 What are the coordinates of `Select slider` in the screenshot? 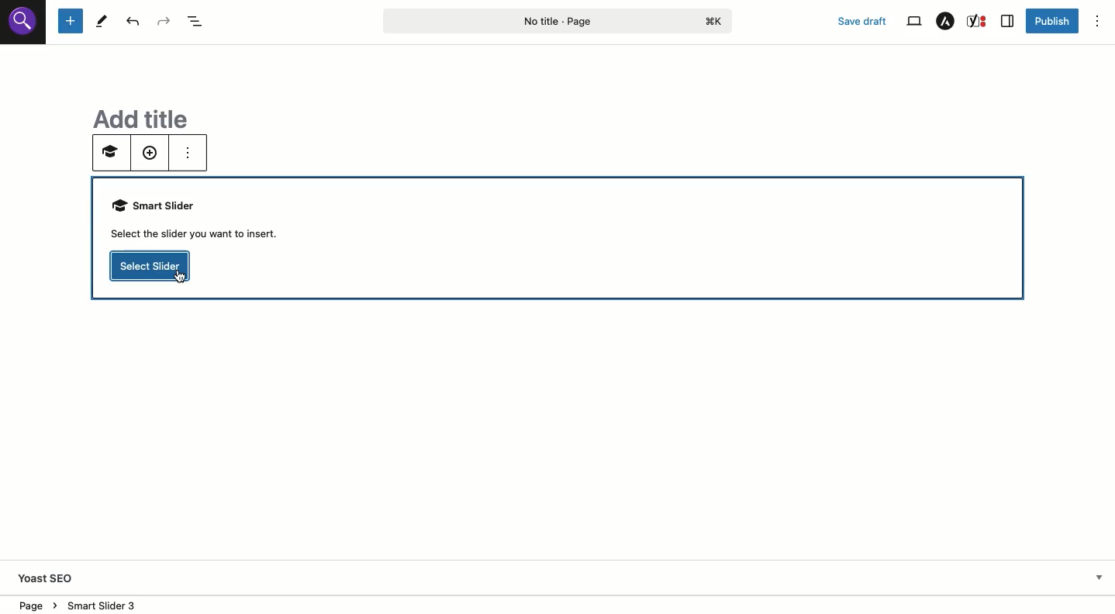 It's located at (151, 267).